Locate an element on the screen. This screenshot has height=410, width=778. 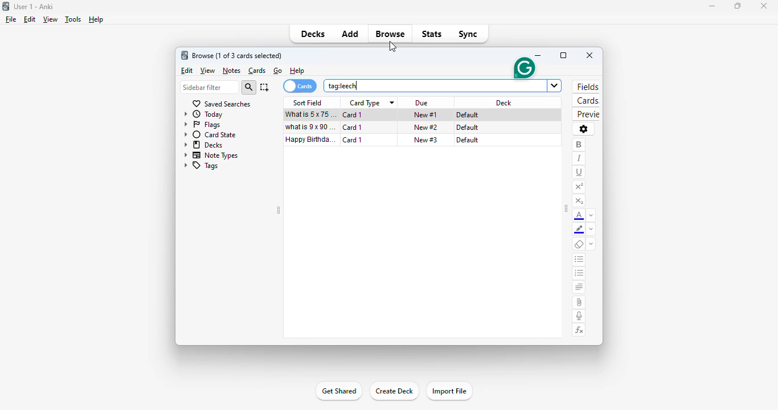
default is located at coordinates (467, 115).